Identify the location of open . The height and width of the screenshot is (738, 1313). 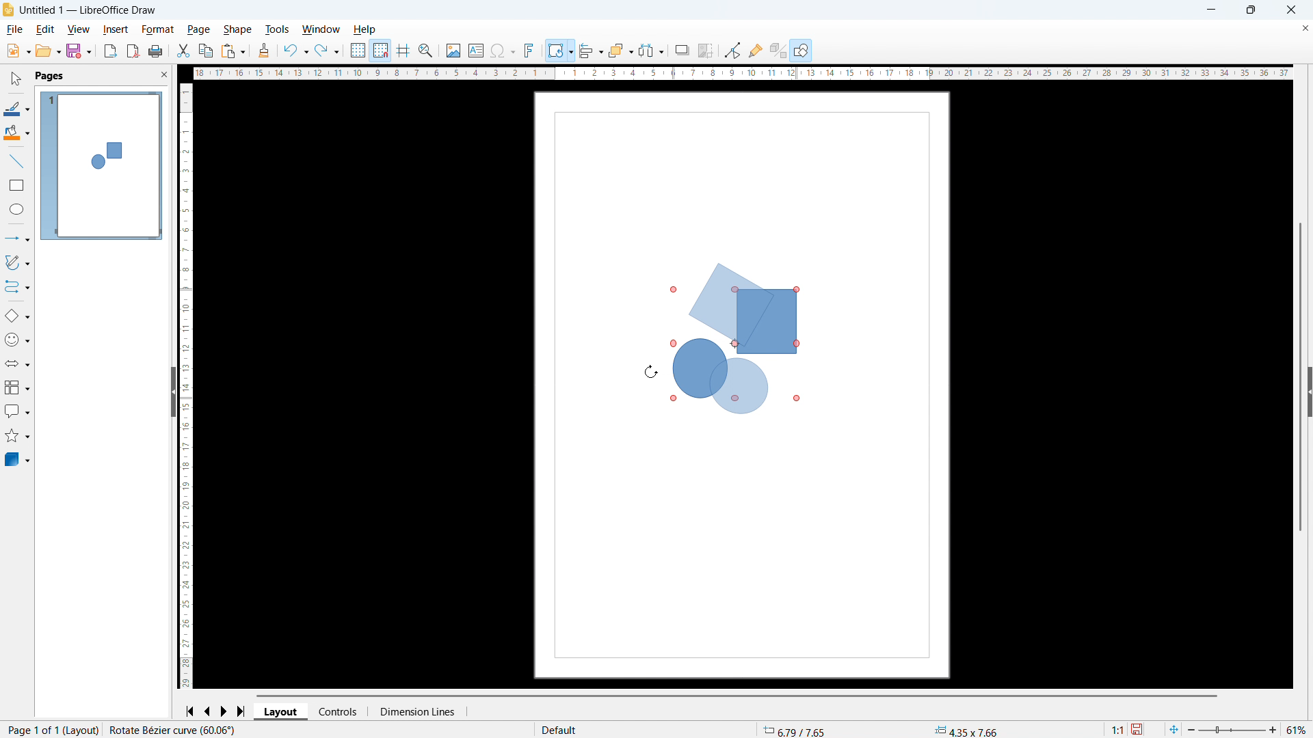
(48, 51).